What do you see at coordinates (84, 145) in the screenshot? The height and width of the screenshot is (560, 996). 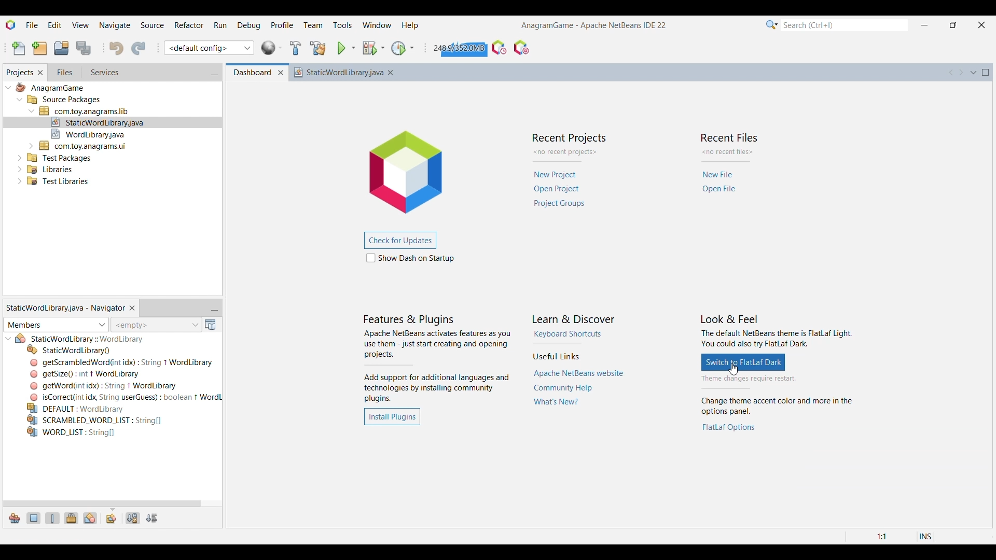 I see `` at bounding box center [84, 145].